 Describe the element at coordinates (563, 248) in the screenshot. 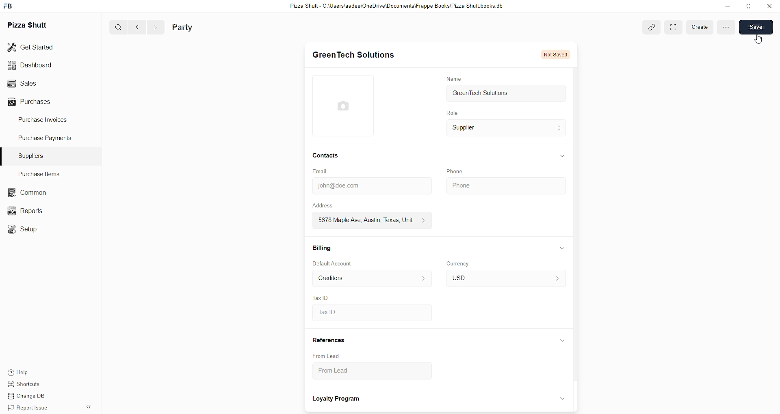

I see `hide` at that location.